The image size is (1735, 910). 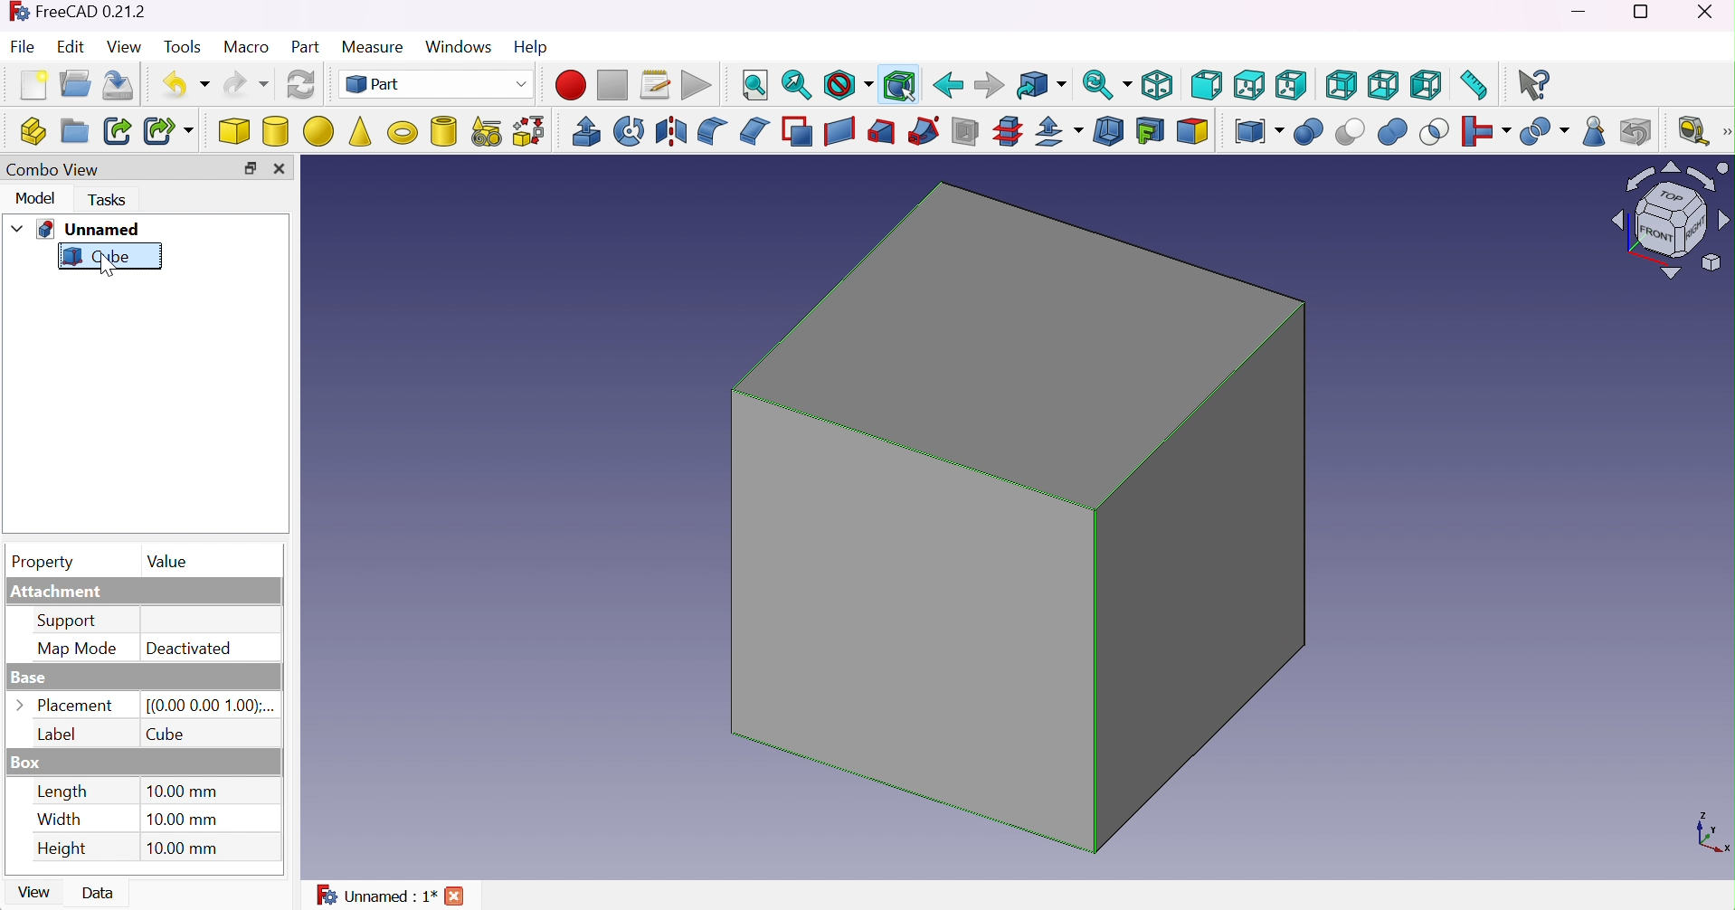 What do you see at coordinates (1569, 11) in the screenshot?
I see `Minimize` at bounding box center [1569, 11].